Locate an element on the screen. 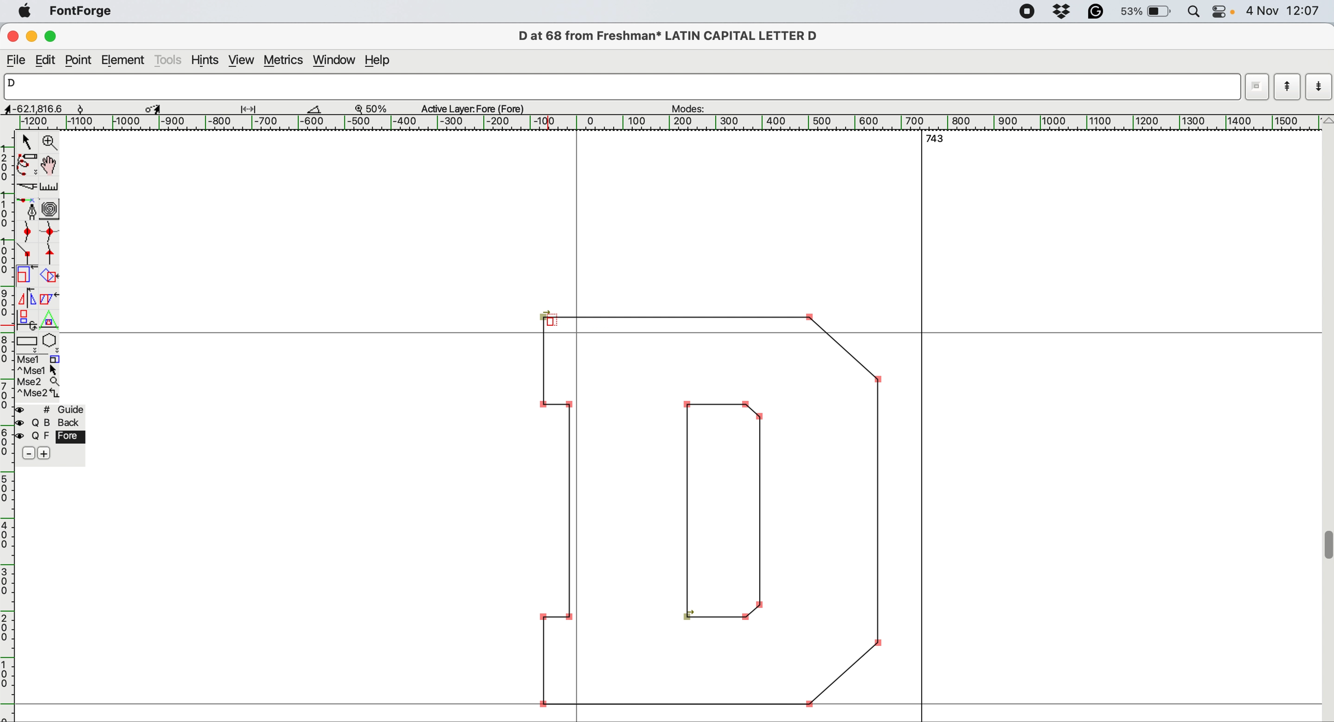 This screenshot has height=722, width=1334. measure distance between points is located at coordinates (50, 187).